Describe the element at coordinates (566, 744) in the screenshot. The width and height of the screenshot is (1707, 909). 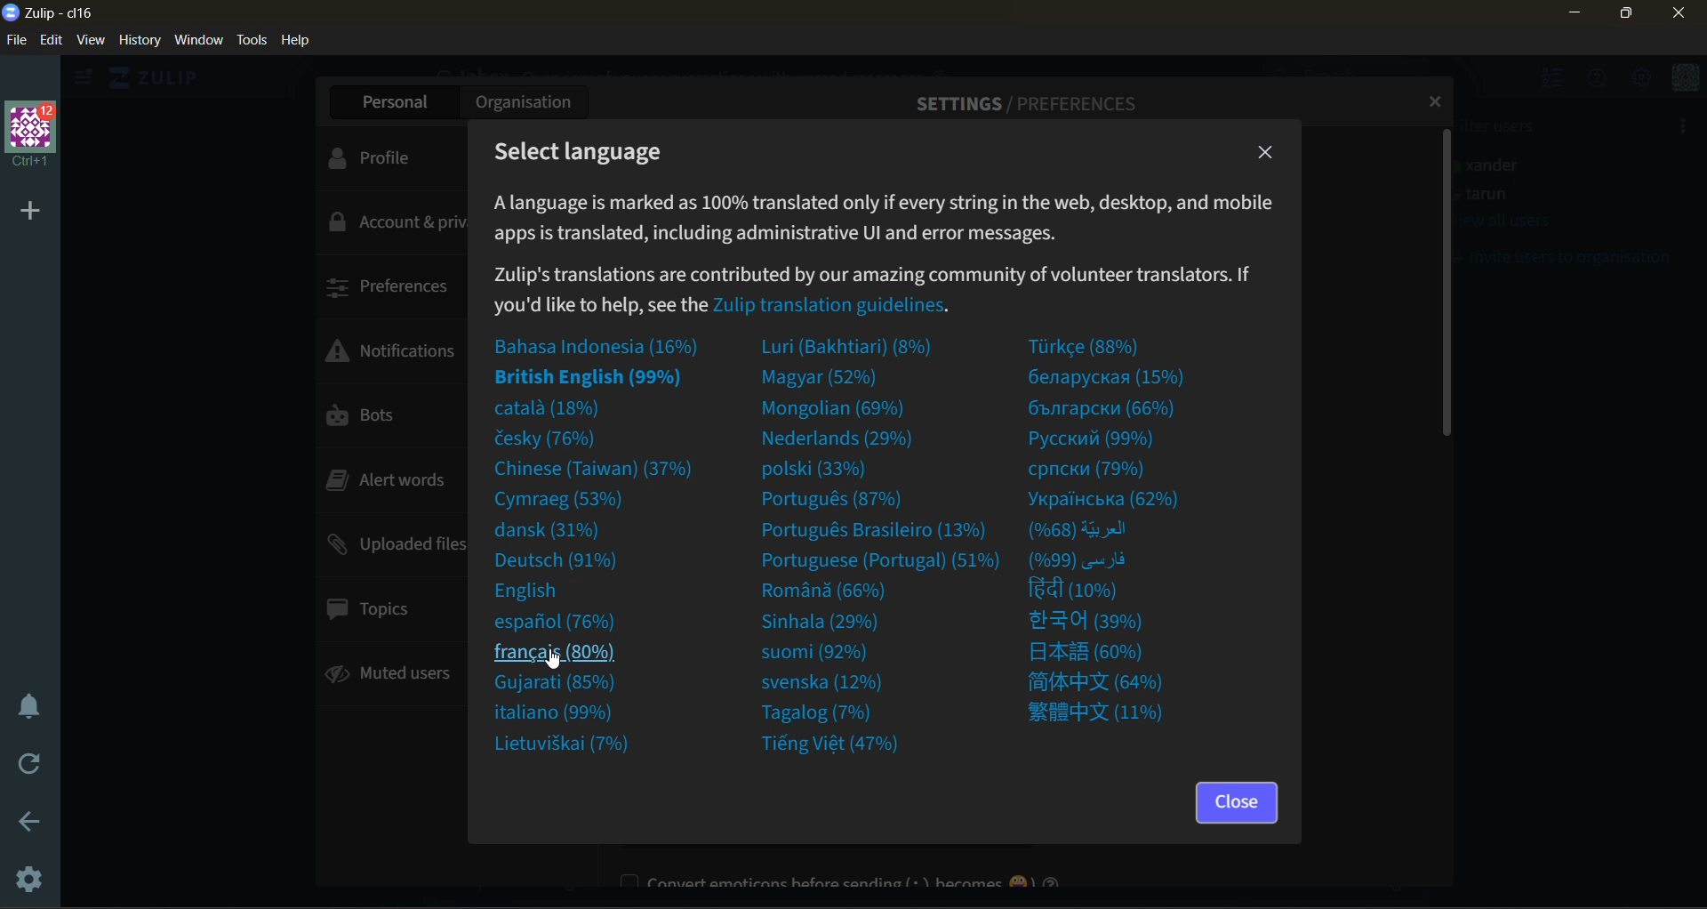
I see `lietuviskai` at that location.